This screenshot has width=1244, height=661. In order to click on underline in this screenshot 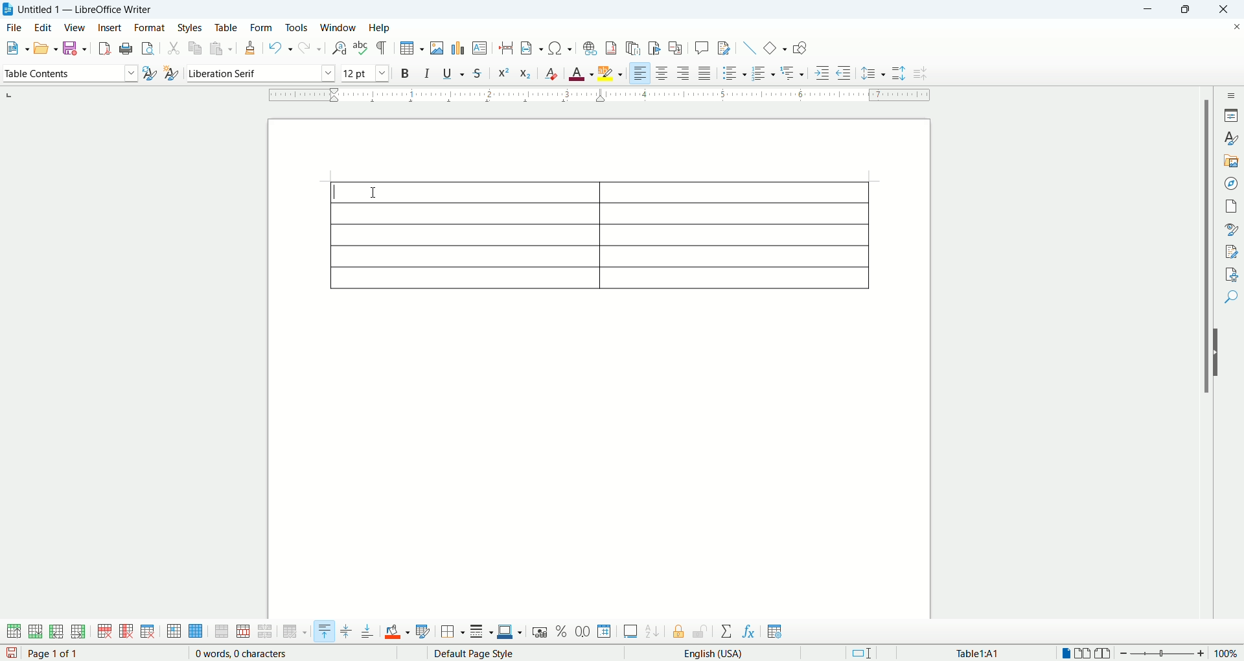, I will do `click(454, 71)`.